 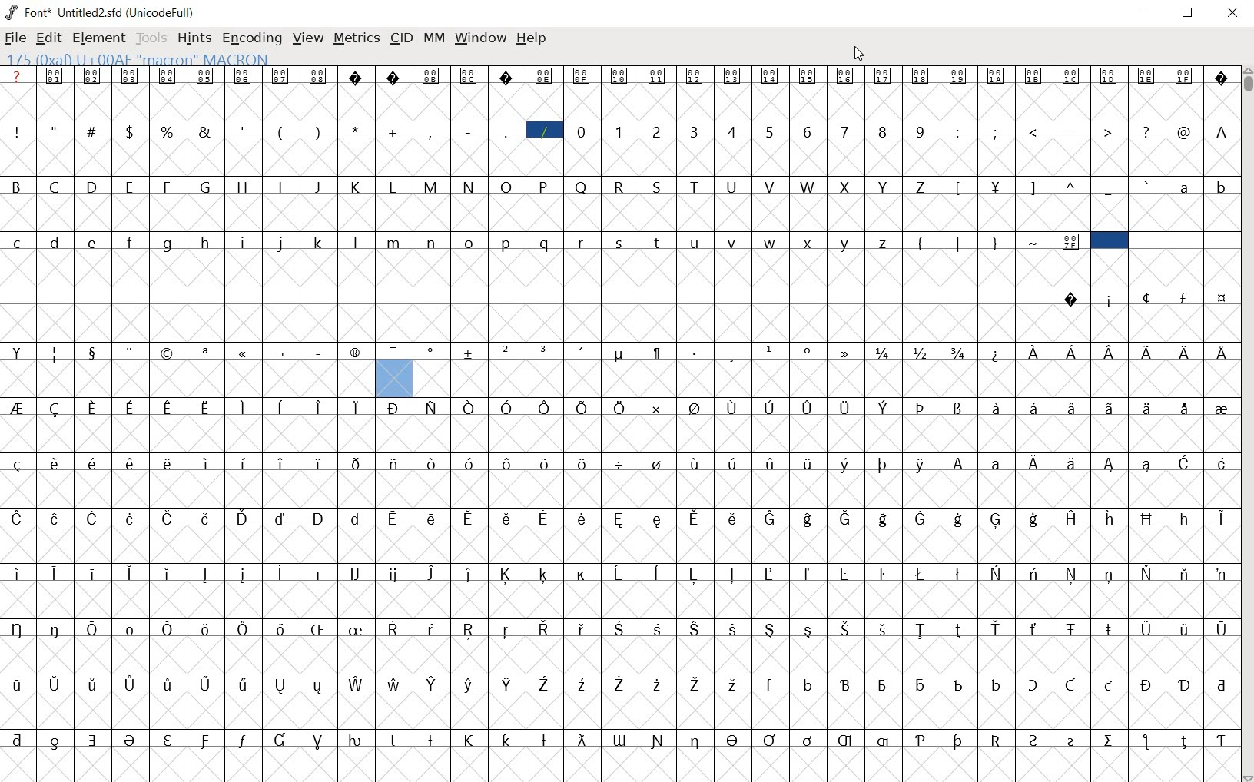 What do you see at coordinates (131, 187) in the screenshot?
I see `E` at bounding box center [131, 187].